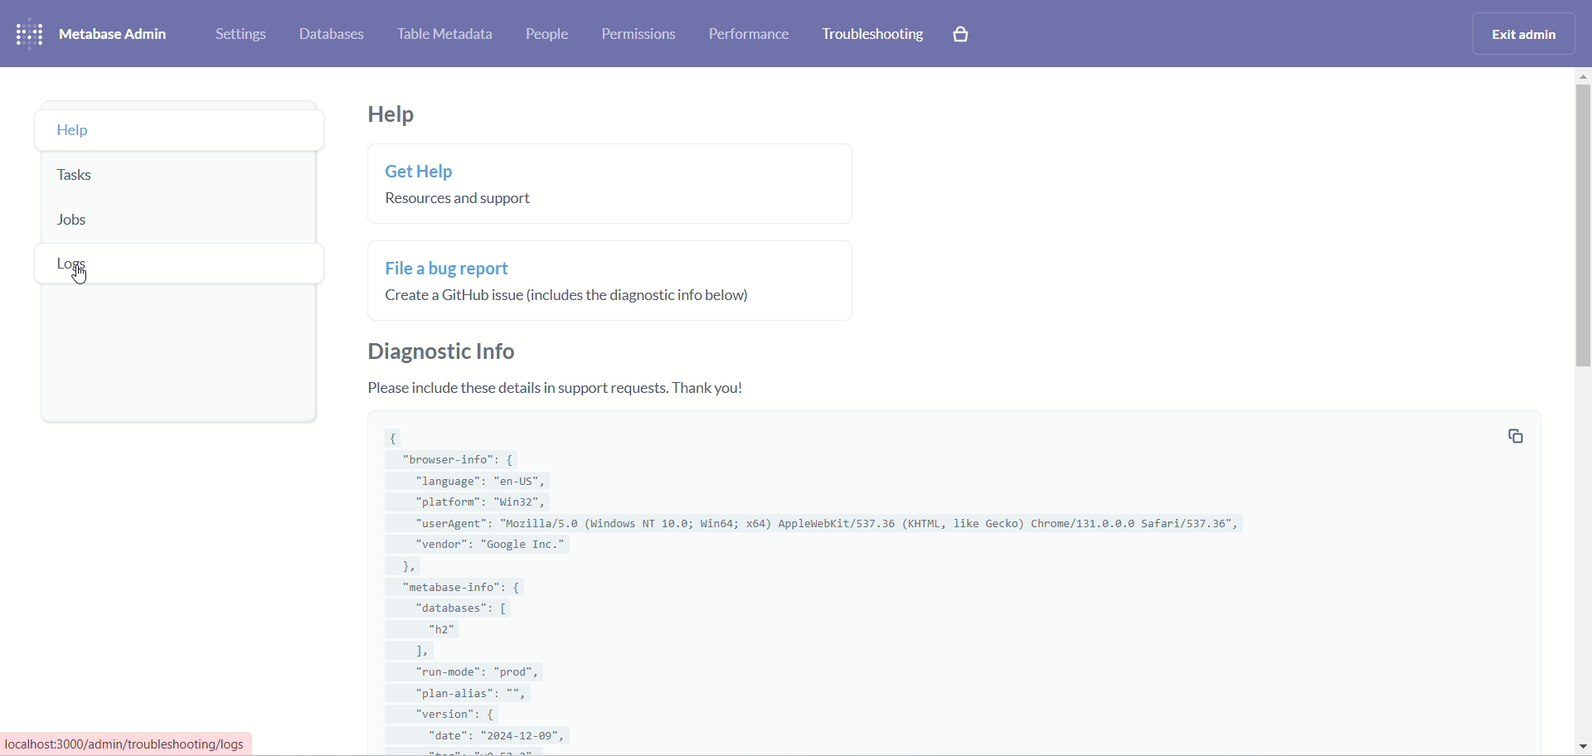 The width and height of the screenshot is (1592, 756). I want to click on file a bug report, so click(573, 277).